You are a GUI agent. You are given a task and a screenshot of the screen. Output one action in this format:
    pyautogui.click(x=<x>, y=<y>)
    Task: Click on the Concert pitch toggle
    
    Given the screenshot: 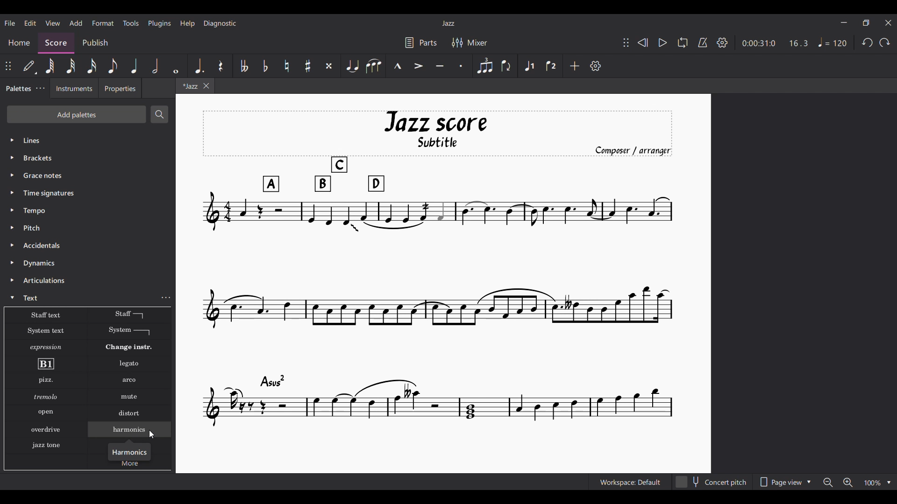 What is the action you would take?
    pyautogui.click(x=712, y=482)
    